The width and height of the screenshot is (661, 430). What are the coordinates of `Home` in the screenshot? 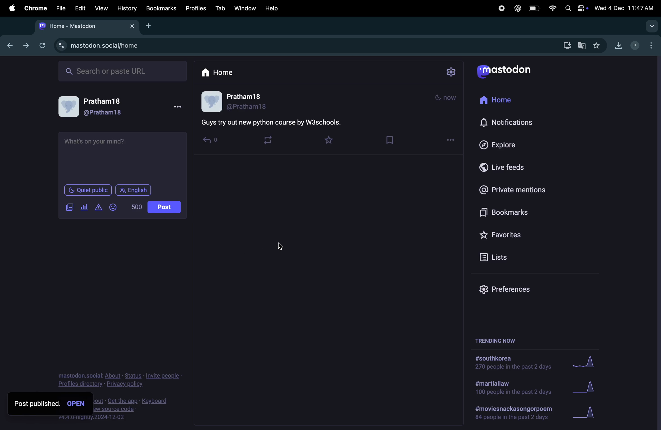 It's located at (222, 74).